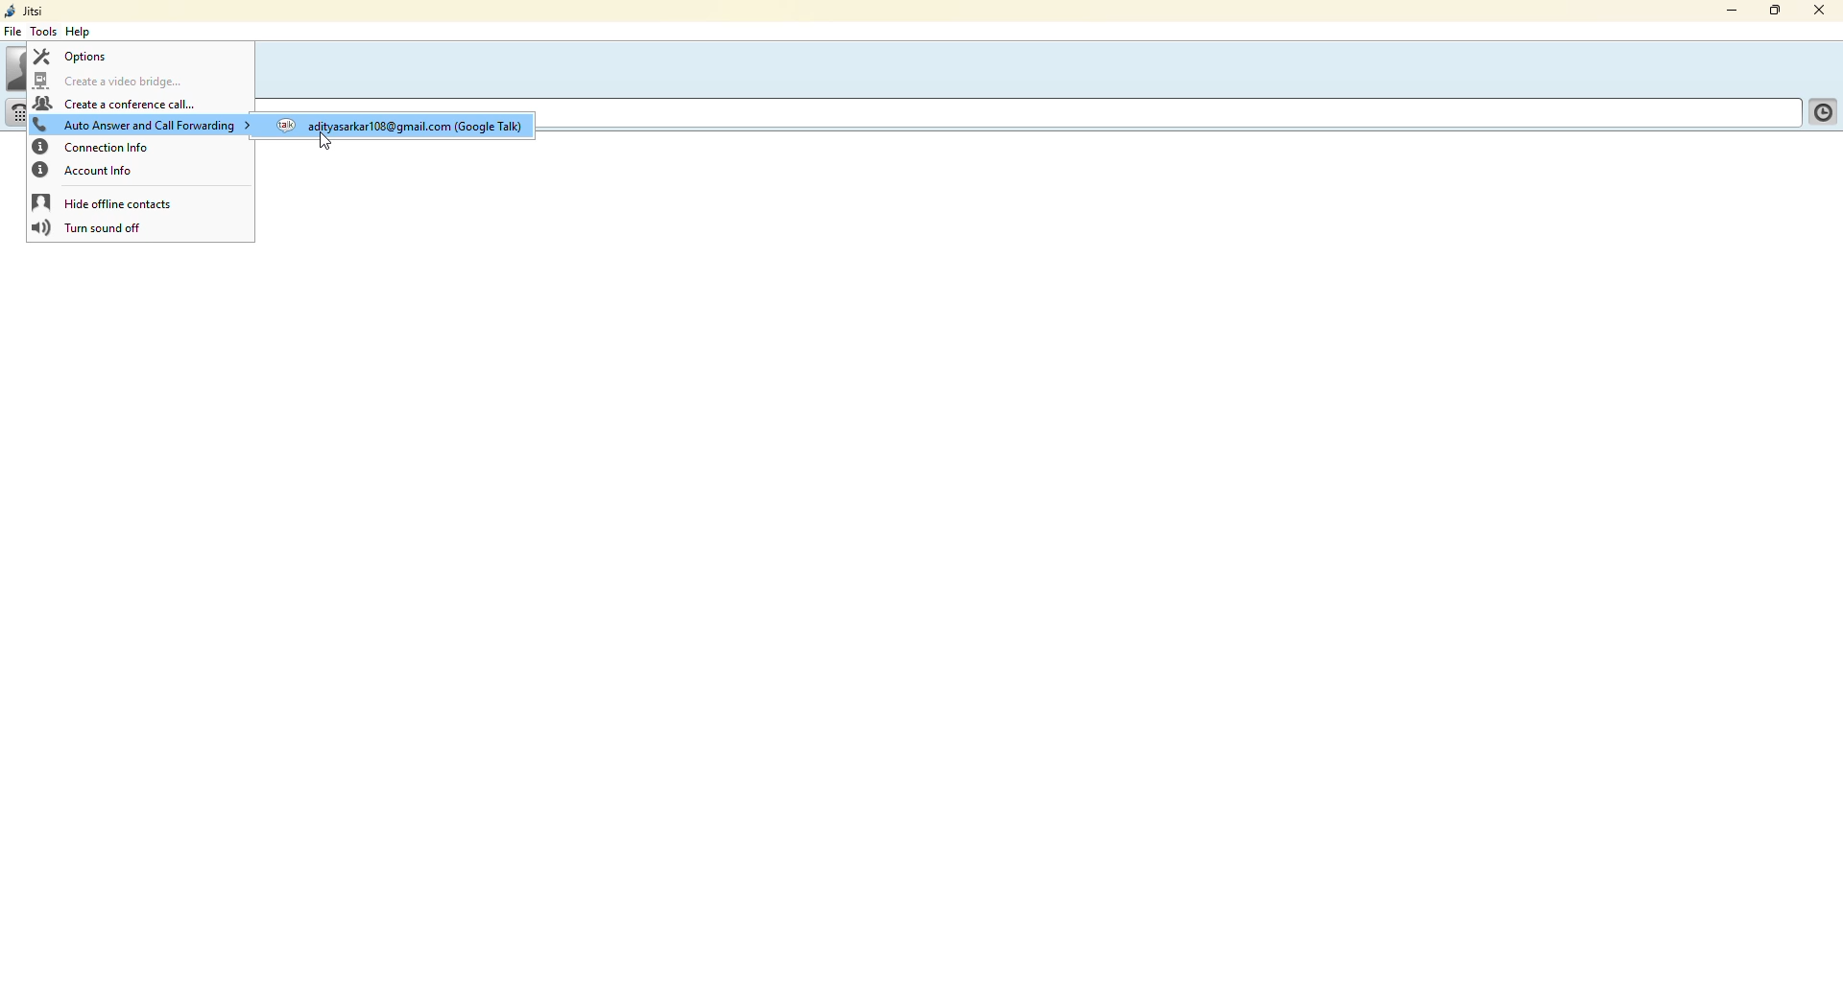 Image resolution: width=1843 pixels, height=990 pixels. Describe the element at coordinates (27, 12) in the screenshot. I see `jitsi` at that location.